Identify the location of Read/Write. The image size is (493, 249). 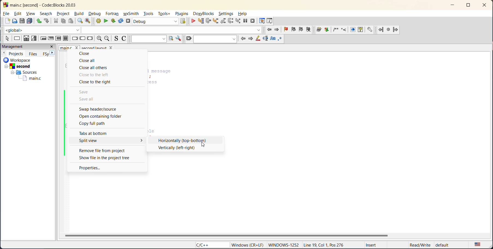
(419, 244).